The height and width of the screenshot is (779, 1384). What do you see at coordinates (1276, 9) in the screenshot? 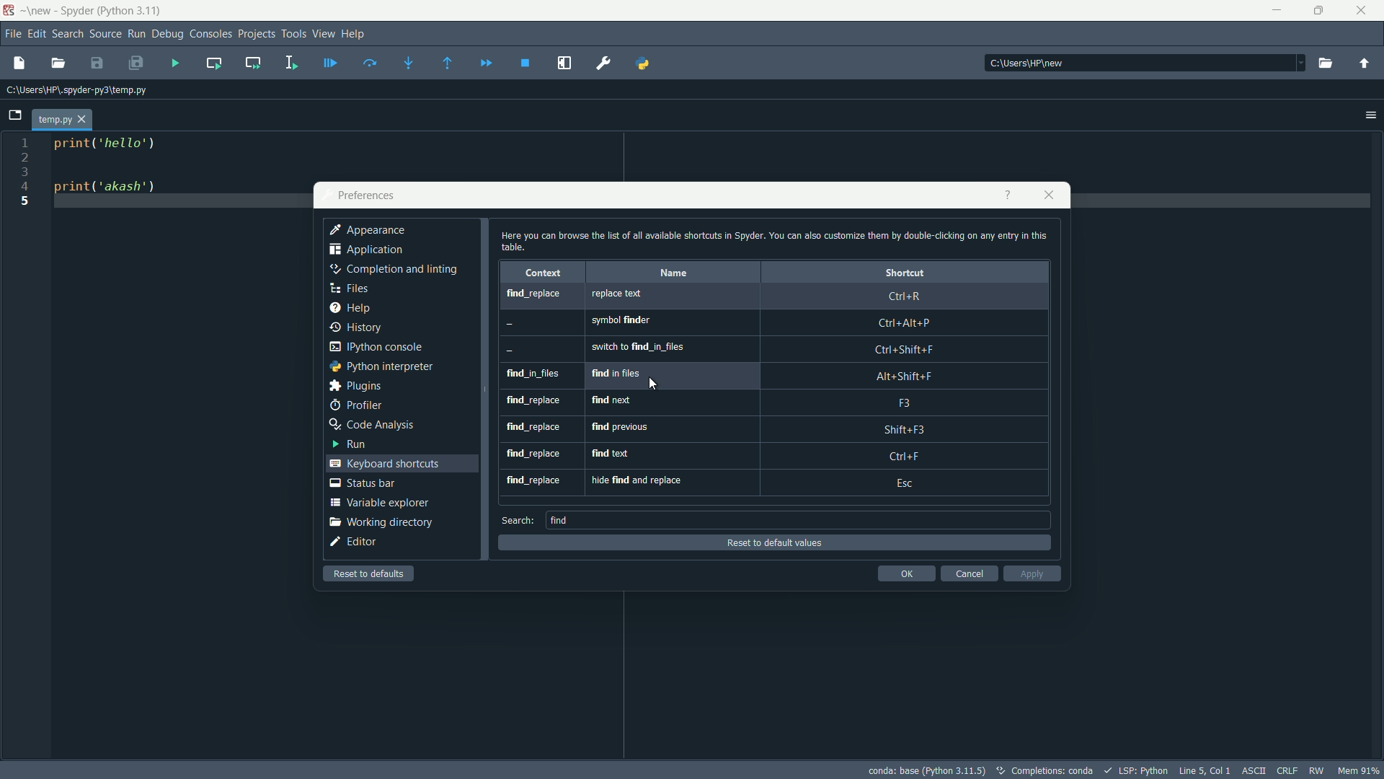
I see `minimize` at bounding box center [1276, 9].